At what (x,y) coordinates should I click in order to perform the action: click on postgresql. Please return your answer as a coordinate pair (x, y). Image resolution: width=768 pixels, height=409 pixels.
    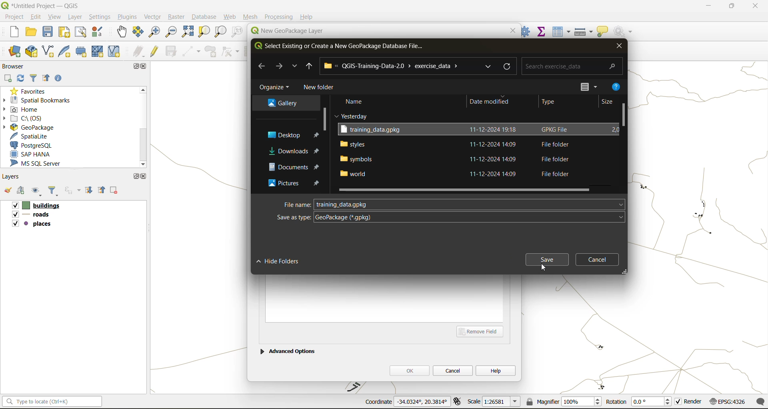
    Looking at the image, I should click on (37, 145).